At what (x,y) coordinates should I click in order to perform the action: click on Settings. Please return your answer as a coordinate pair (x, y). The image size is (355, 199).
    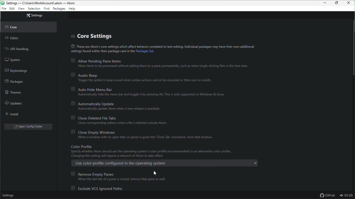
    Looking at the image, I should click on (35, 15).